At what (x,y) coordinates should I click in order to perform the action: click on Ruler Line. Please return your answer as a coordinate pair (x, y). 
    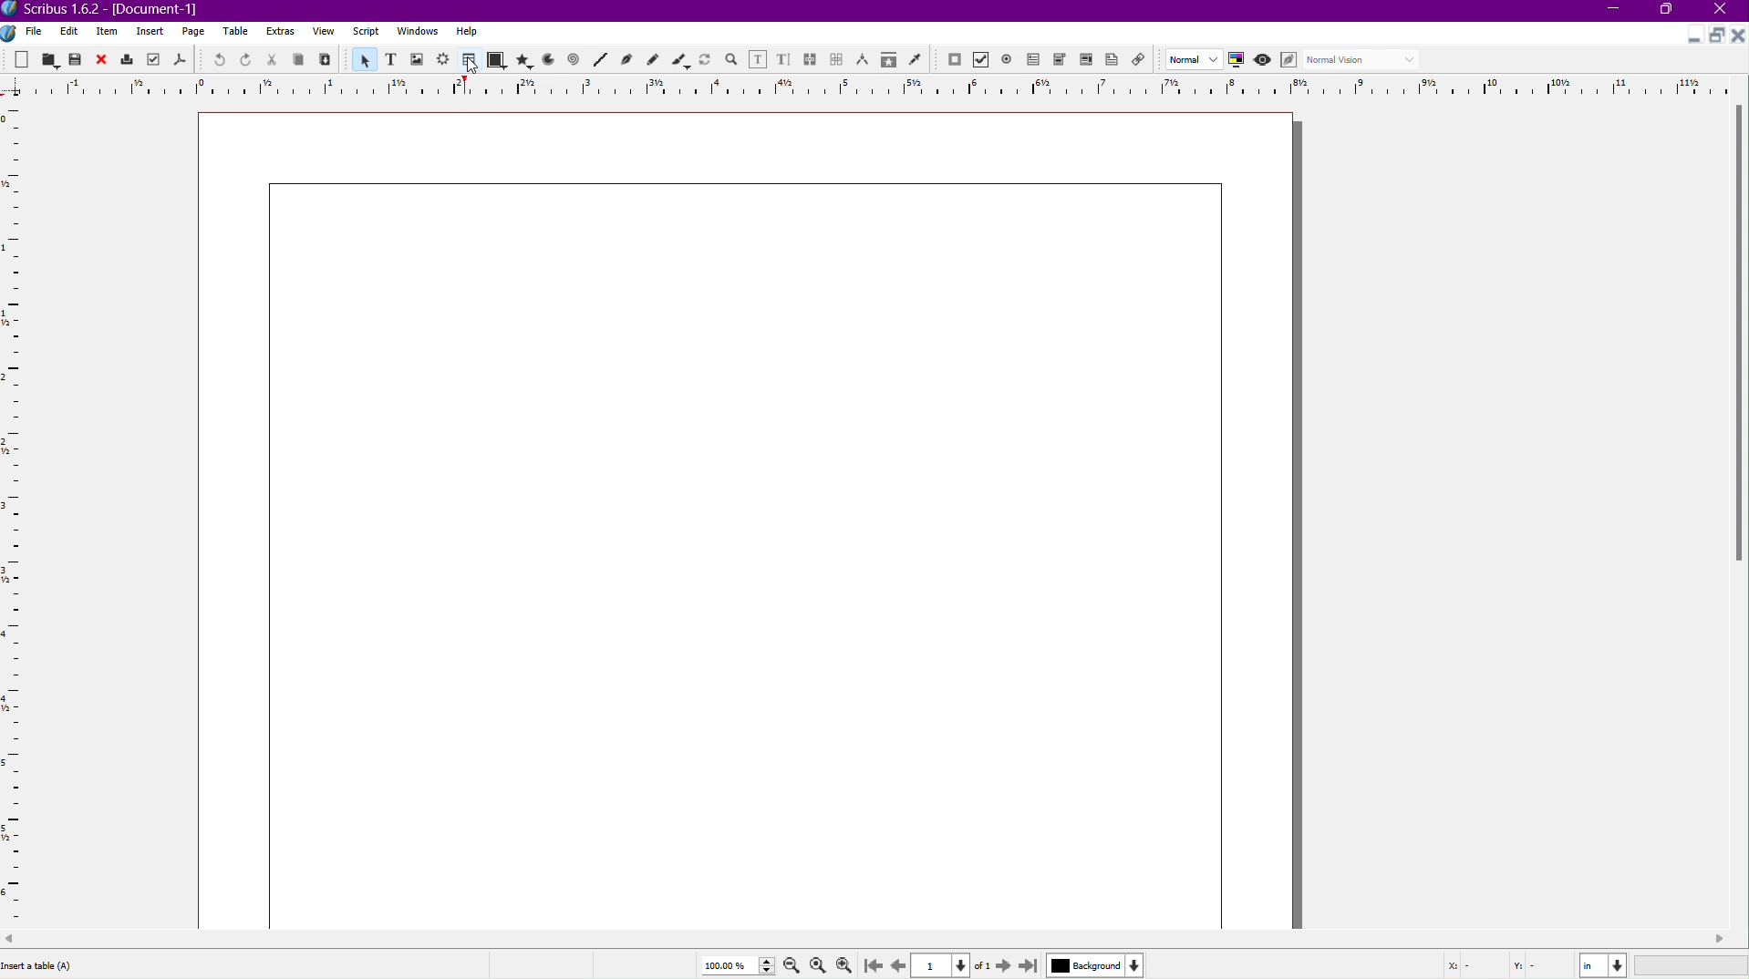
    Looking at the image, I should click on (874, 86).